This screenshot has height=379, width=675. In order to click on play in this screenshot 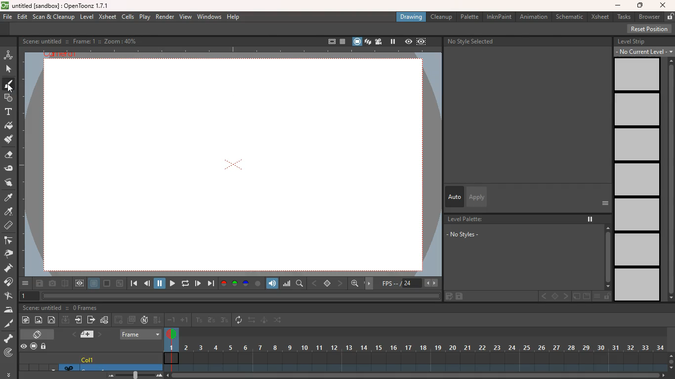, I will do `click(144, 17)`.